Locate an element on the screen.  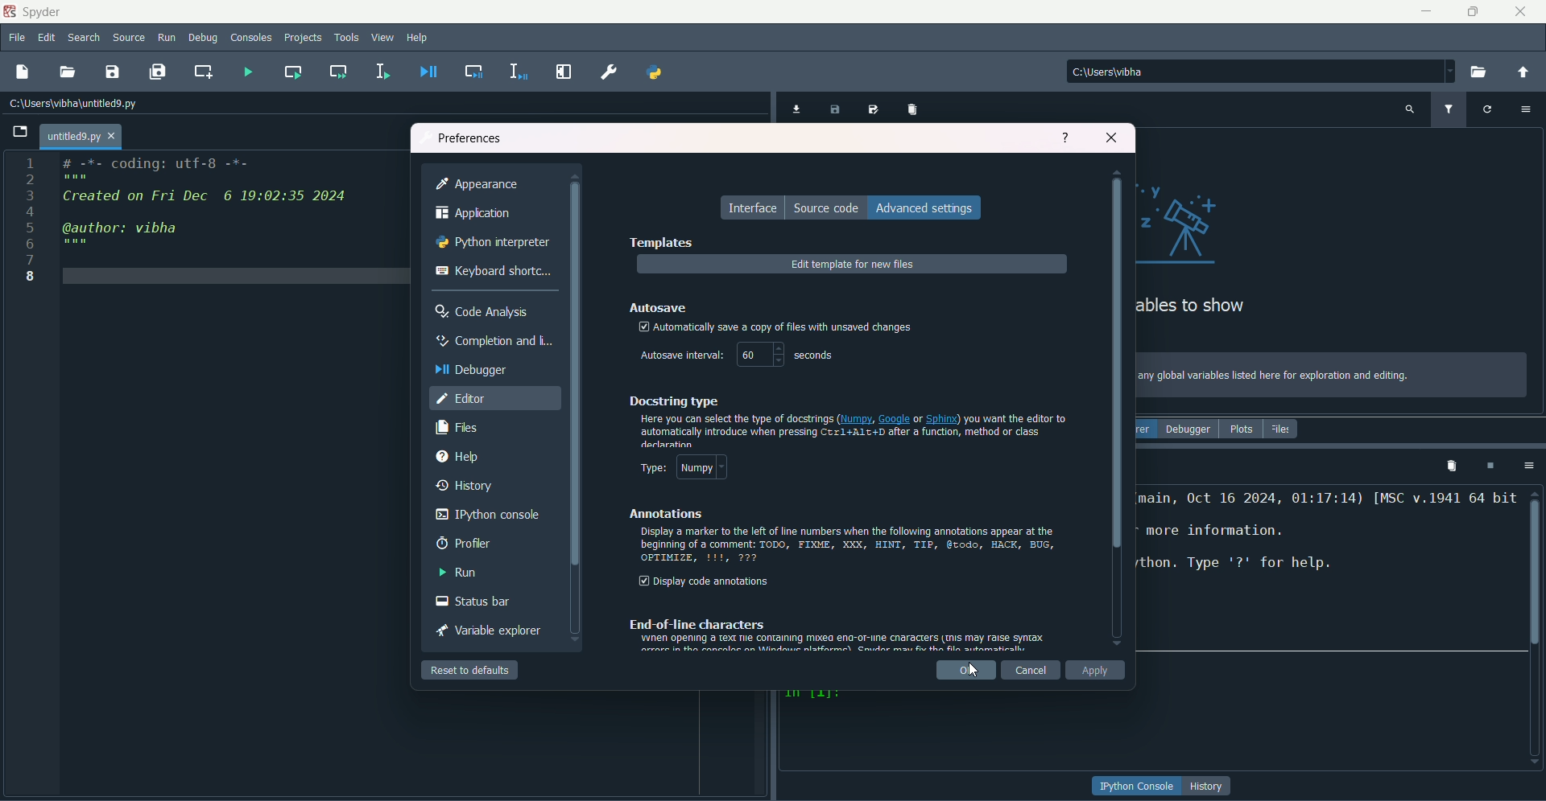
text is located at coordinates (837, 634).